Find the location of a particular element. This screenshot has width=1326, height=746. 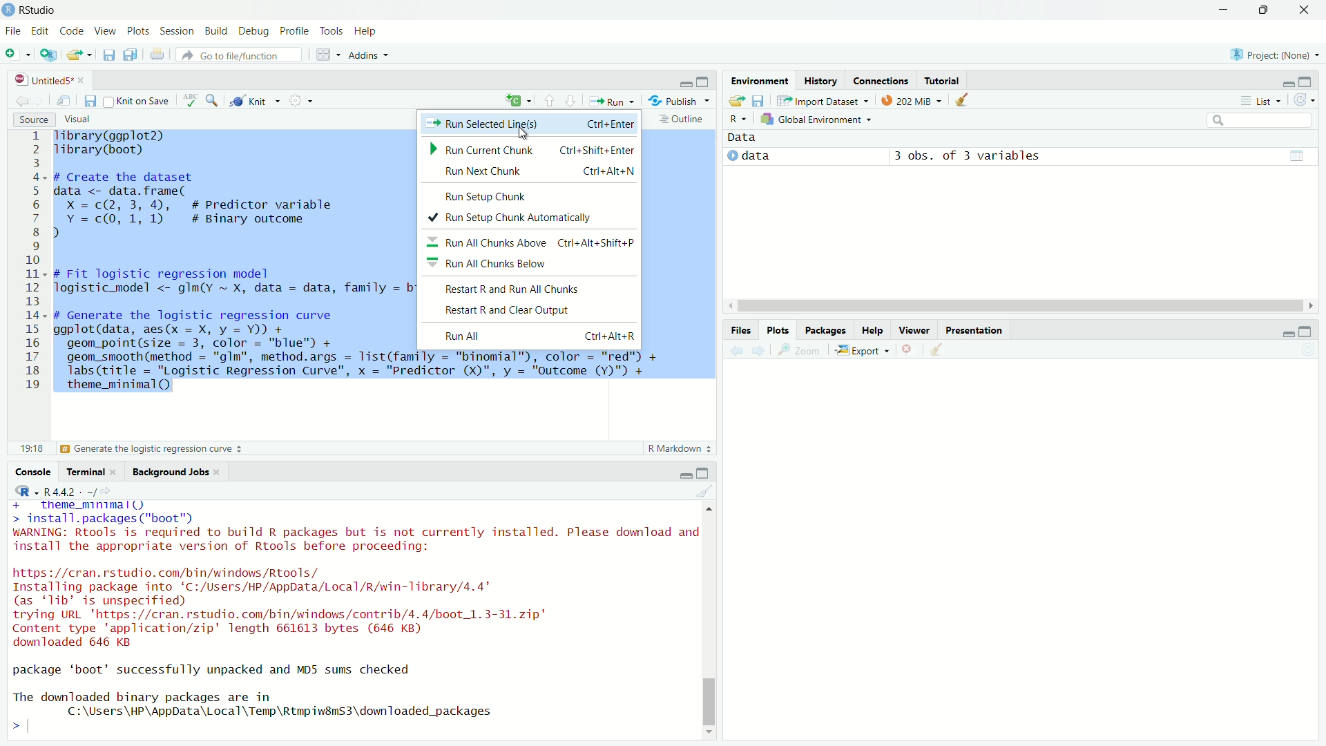

Save current document is located at coordinates (90, 102).